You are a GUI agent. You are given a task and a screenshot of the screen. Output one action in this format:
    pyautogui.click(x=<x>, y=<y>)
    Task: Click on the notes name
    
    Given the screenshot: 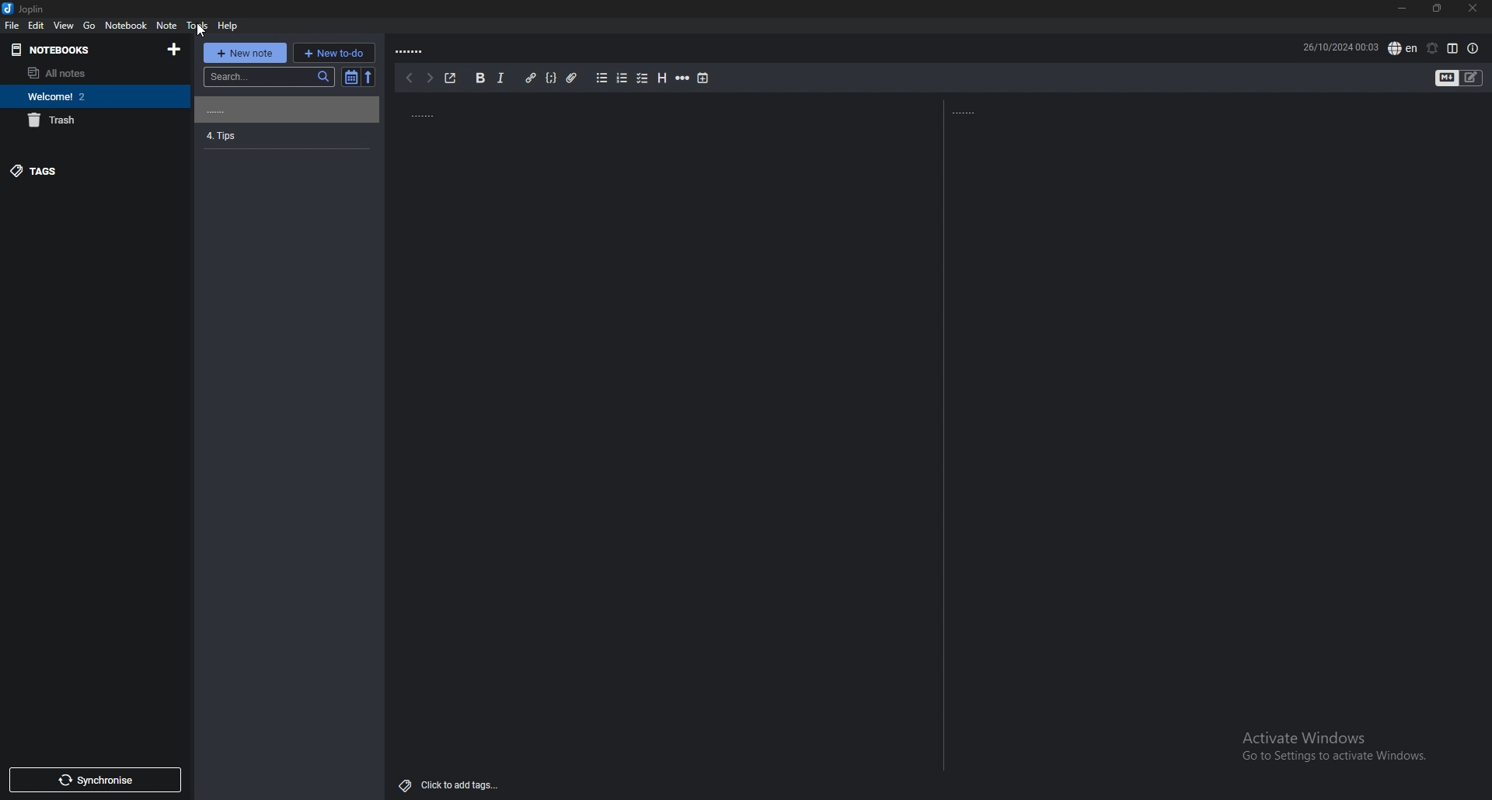 What is the action you would take?
    pyautogui.click(x=284, y=110)
    